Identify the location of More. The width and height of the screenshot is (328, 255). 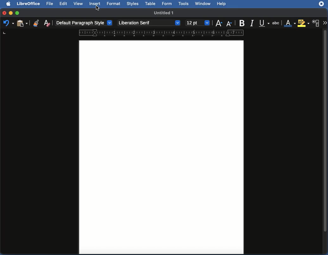
(325, 23).